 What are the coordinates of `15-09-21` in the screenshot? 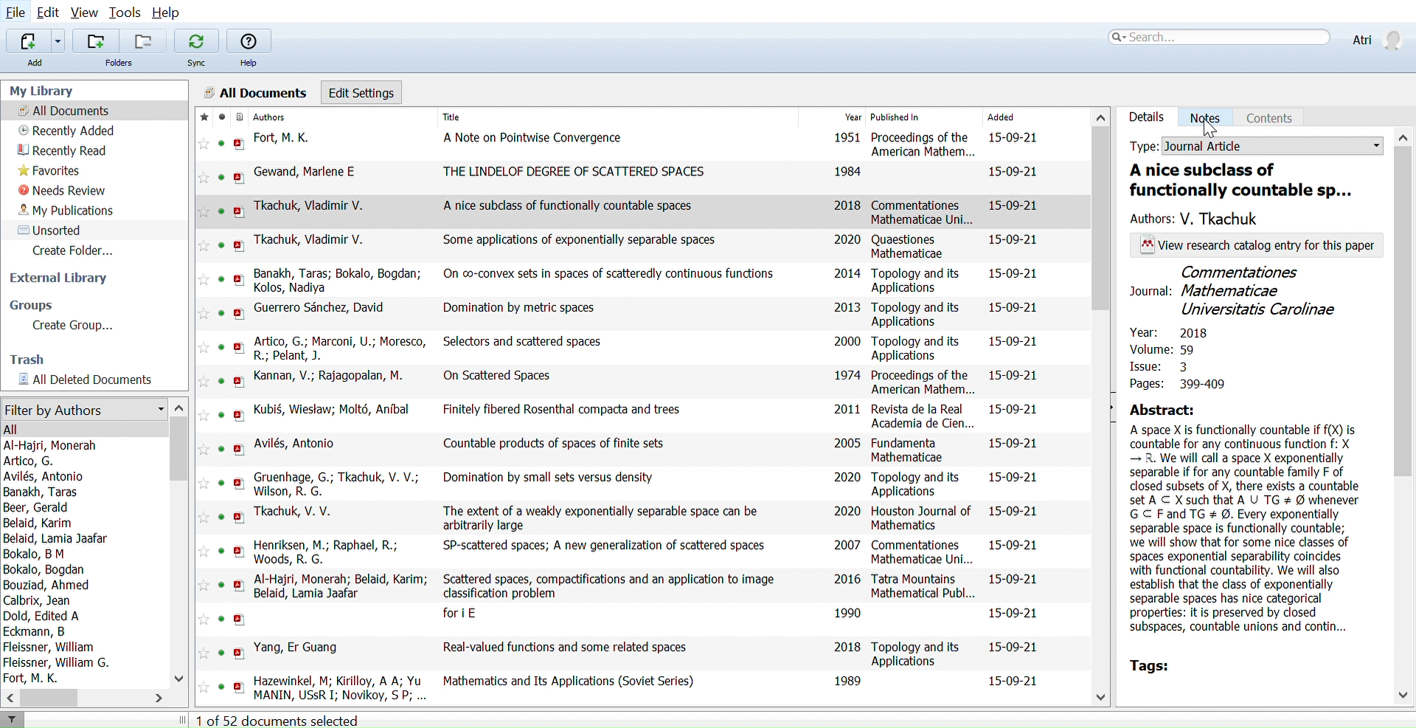 It's located at (1017, 239).